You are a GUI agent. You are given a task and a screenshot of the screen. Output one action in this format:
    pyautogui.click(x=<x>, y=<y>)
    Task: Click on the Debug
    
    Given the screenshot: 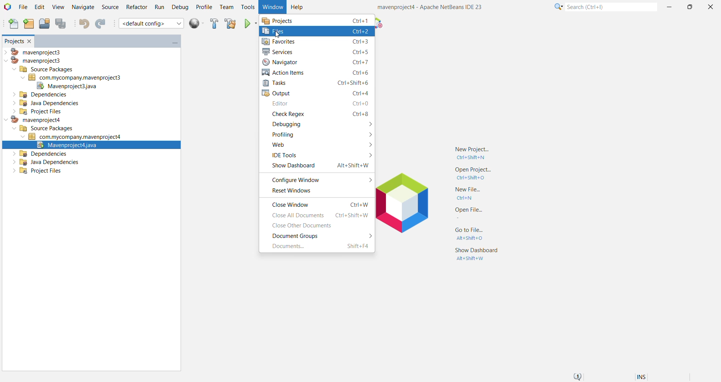 What is the action you would take?
    pyautogui.click(x=180, y=8)
    